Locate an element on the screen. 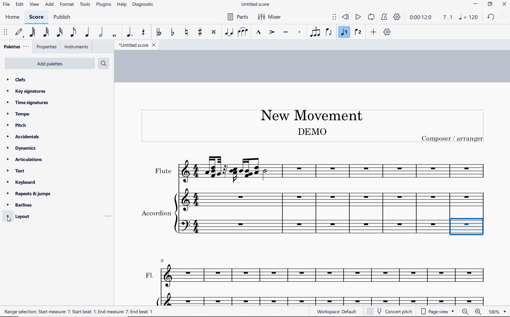 This screenshot has height=317, width=510. Playback speed is located at coordinates (448, 18).